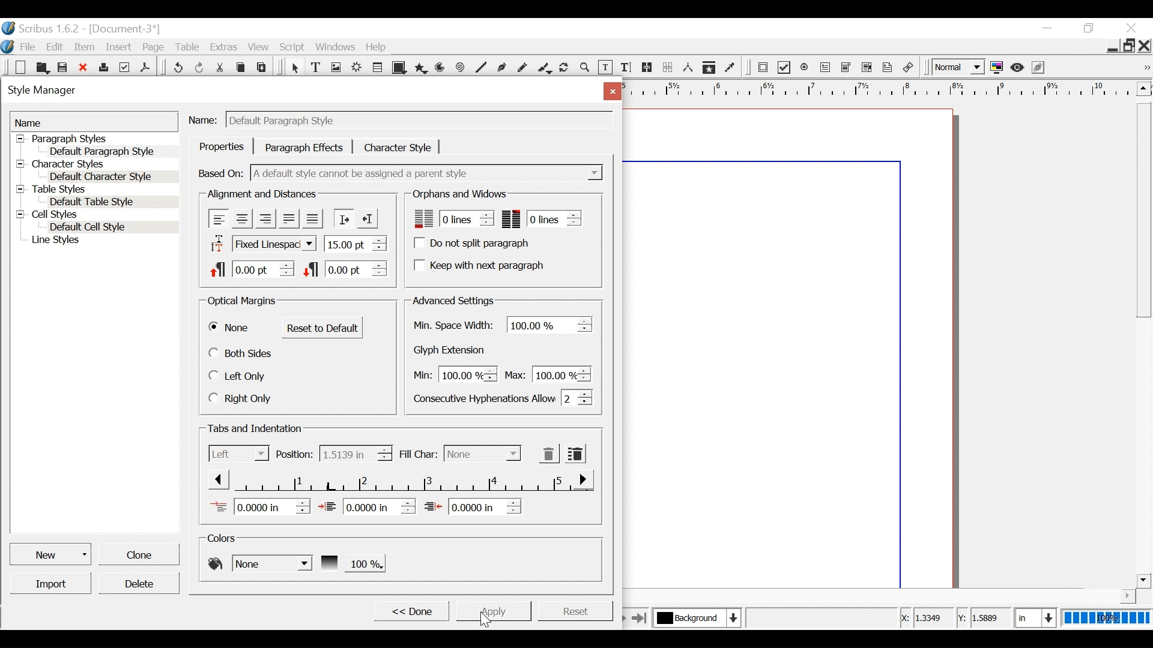 The image size is (1153, 648). Describe the element at coordinates (223, 47) in the screenshot. I see `Extras` at that location.